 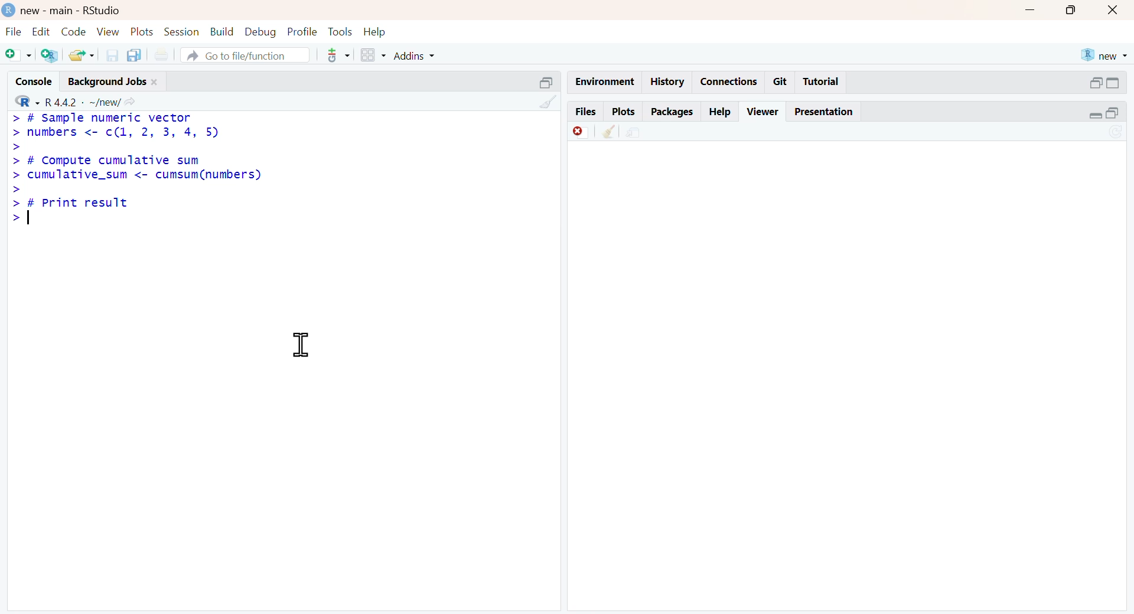 What do you see at coordinates (610, 131) in the screenshot?
I see `clear console` at bounding box center [610, 131].